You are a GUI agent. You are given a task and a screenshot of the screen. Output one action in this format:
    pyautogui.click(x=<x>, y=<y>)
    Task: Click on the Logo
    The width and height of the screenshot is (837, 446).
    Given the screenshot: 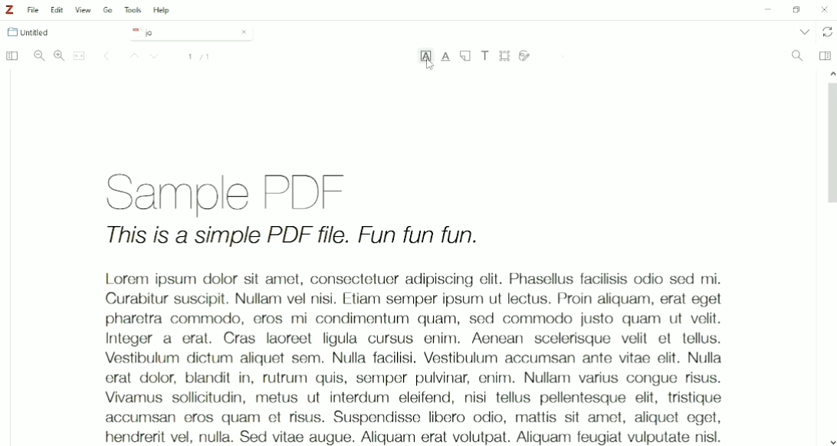 What is the action you would take?
    pyautogui.click(x=9, y=10)
    